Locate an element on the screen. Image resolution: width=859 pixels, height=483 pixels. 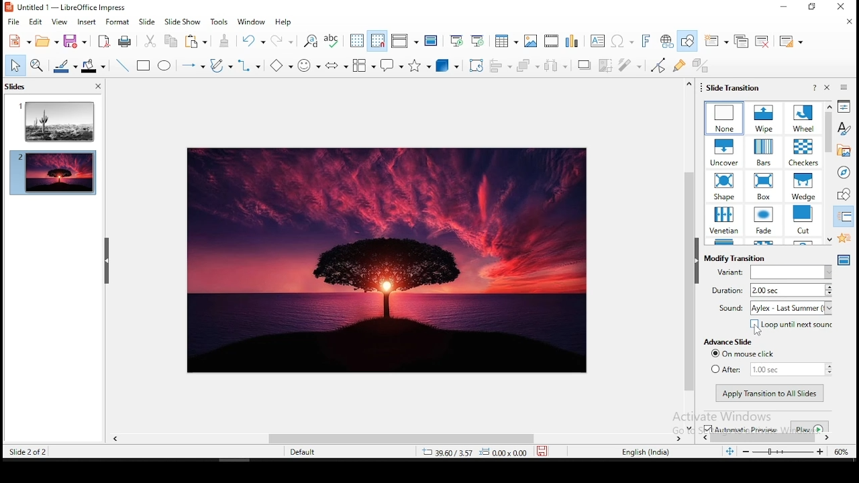
advance slide is located at coordinates (728, 341).